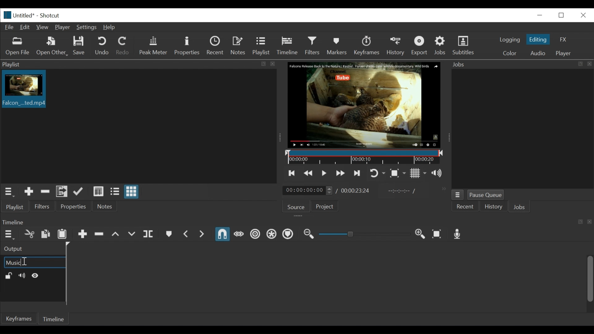 Image resolution: width=594 pixels, height=334 pixels. What do you see at coordinates (397, 46) in the screenshot?
I see `History` at bounding box center [397, 46].